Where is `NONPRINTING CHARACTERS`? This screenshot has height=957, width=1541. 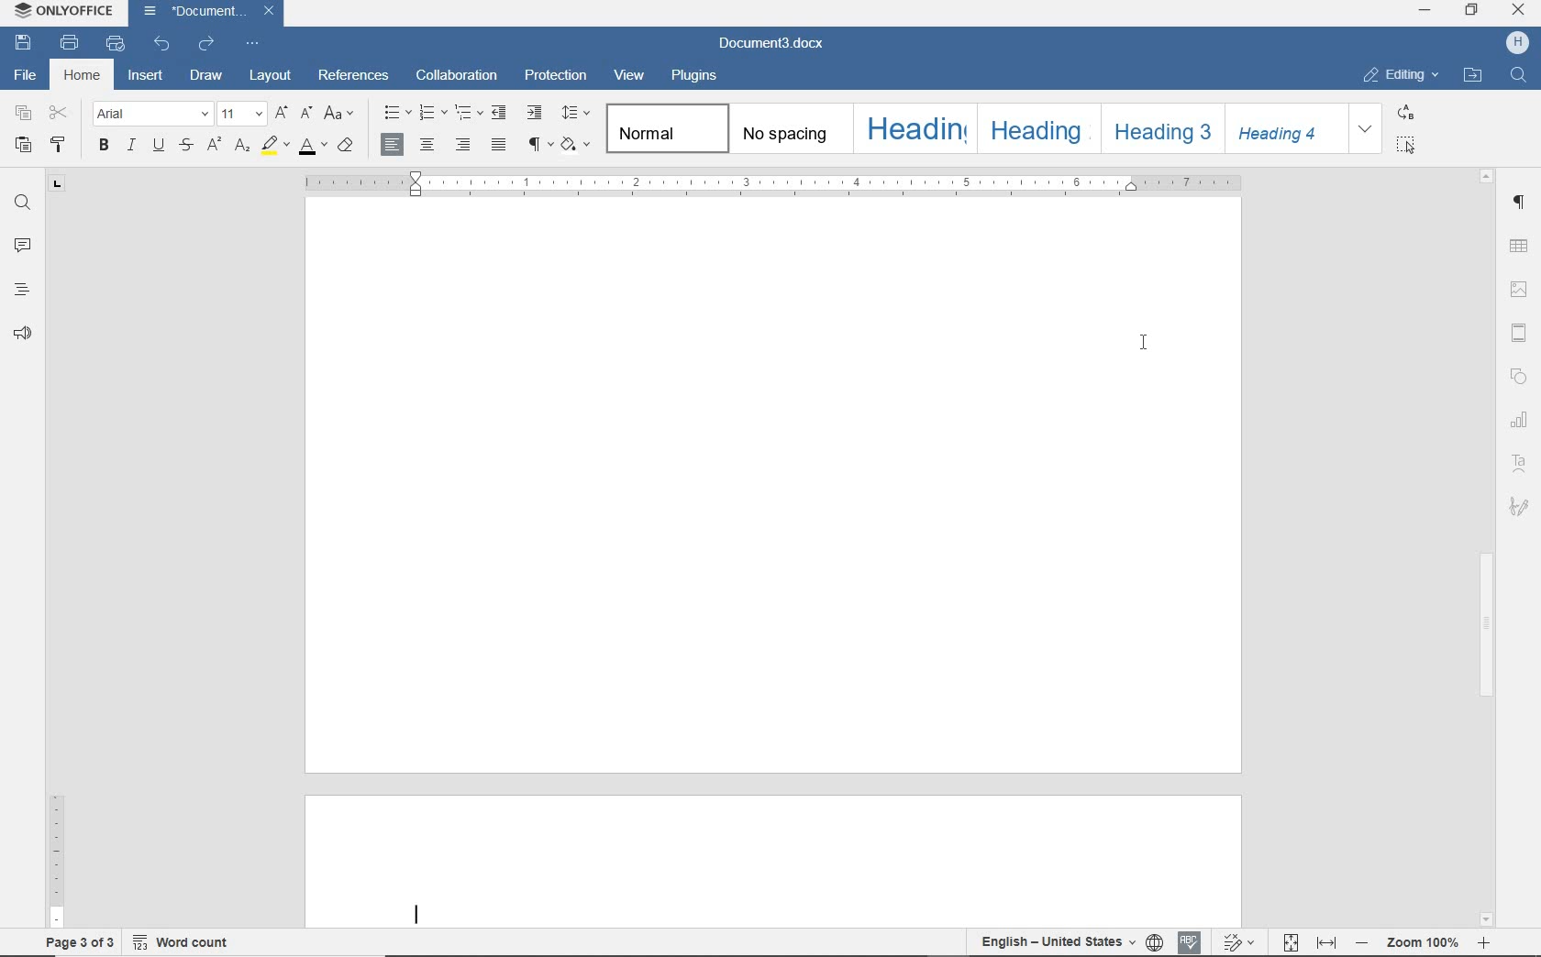
NONPRINTING CHARACTERS is located at coordinates (537, 143).